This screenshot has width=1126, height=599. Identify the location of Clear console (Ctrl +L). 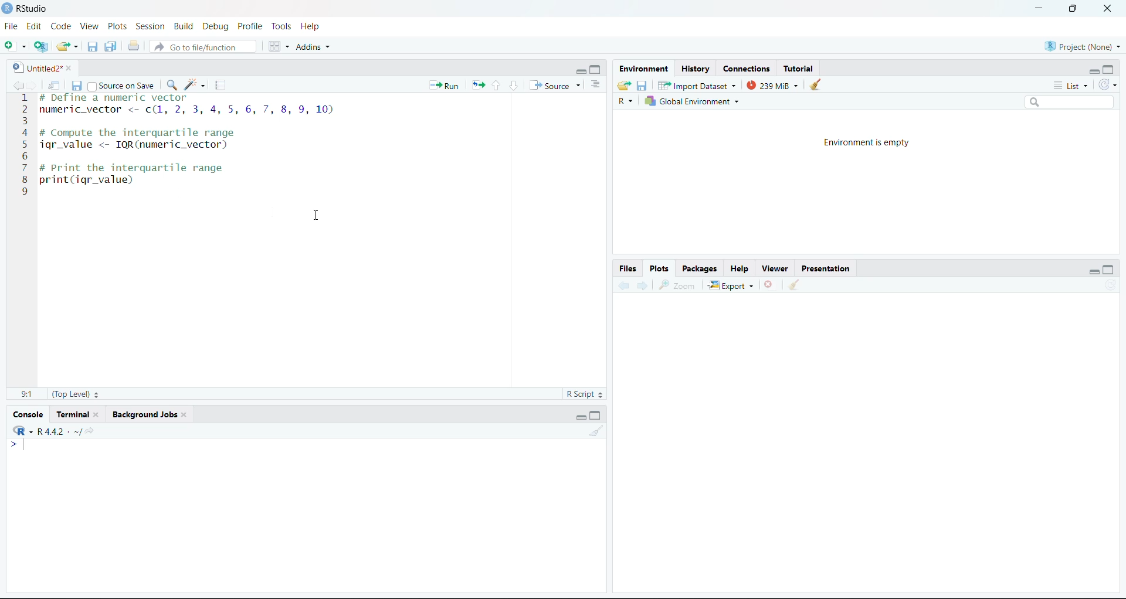
(819, 85).